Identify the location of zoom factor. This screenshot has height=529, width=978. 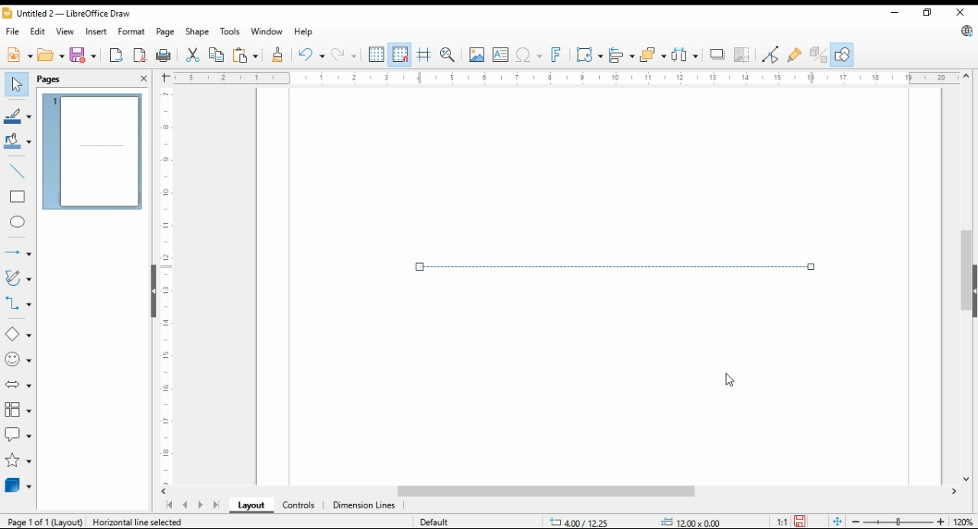
(964, 522).